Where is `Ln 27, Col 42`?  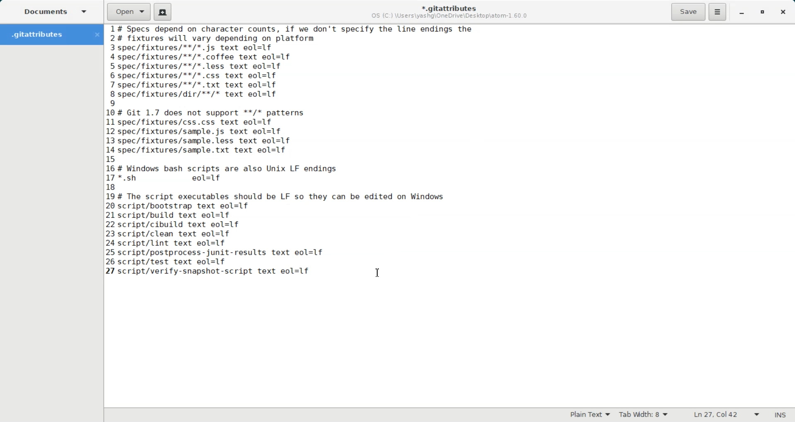 Ln 27, Col 42 is located at coordinates (724, 415).